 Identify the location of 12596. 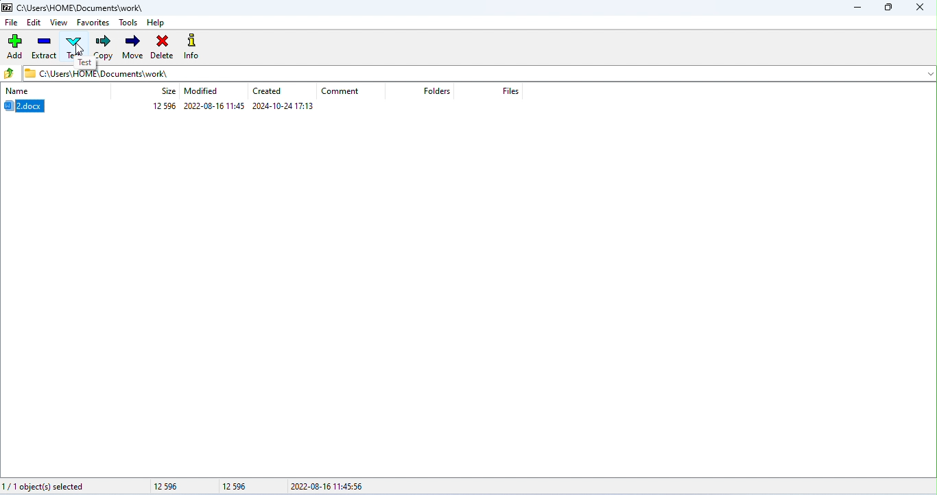
(237, 487).